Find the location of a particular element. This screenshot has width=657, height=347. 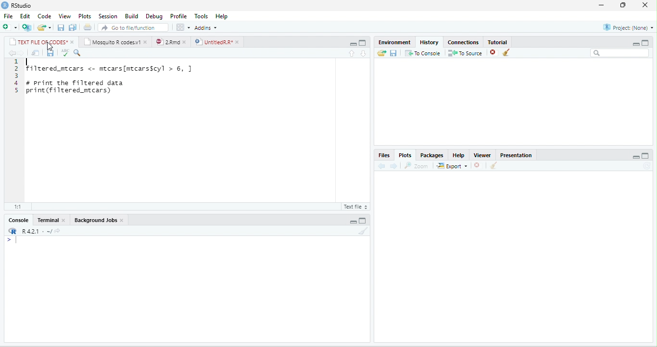

print is located at coordinates (88, 27).